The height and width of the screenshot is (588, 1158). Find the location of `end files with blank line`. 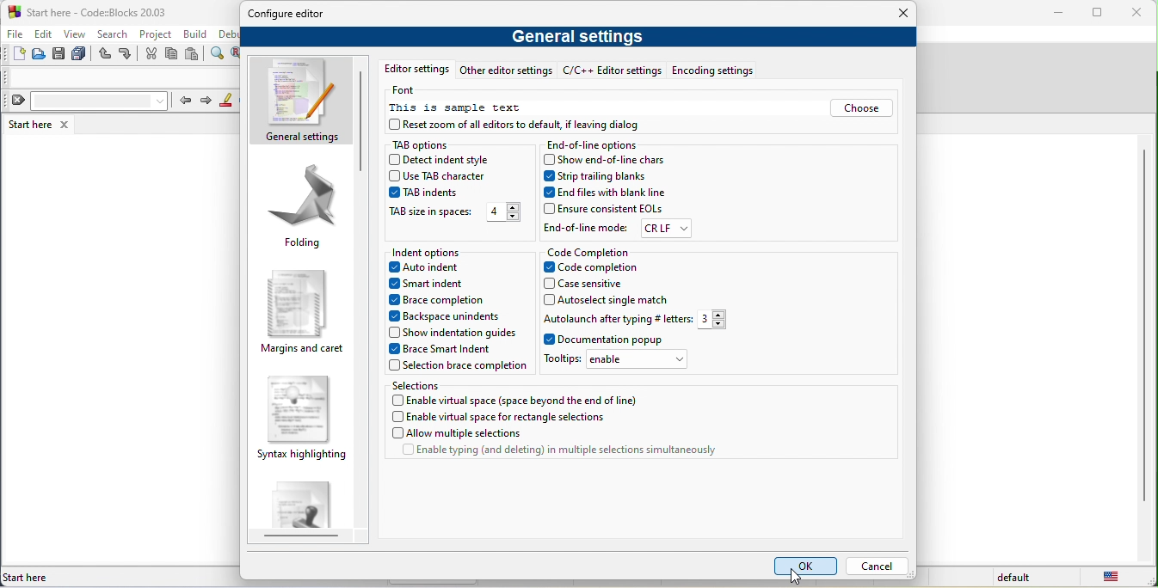

end files with blank line is located at coordinates (605, 190).